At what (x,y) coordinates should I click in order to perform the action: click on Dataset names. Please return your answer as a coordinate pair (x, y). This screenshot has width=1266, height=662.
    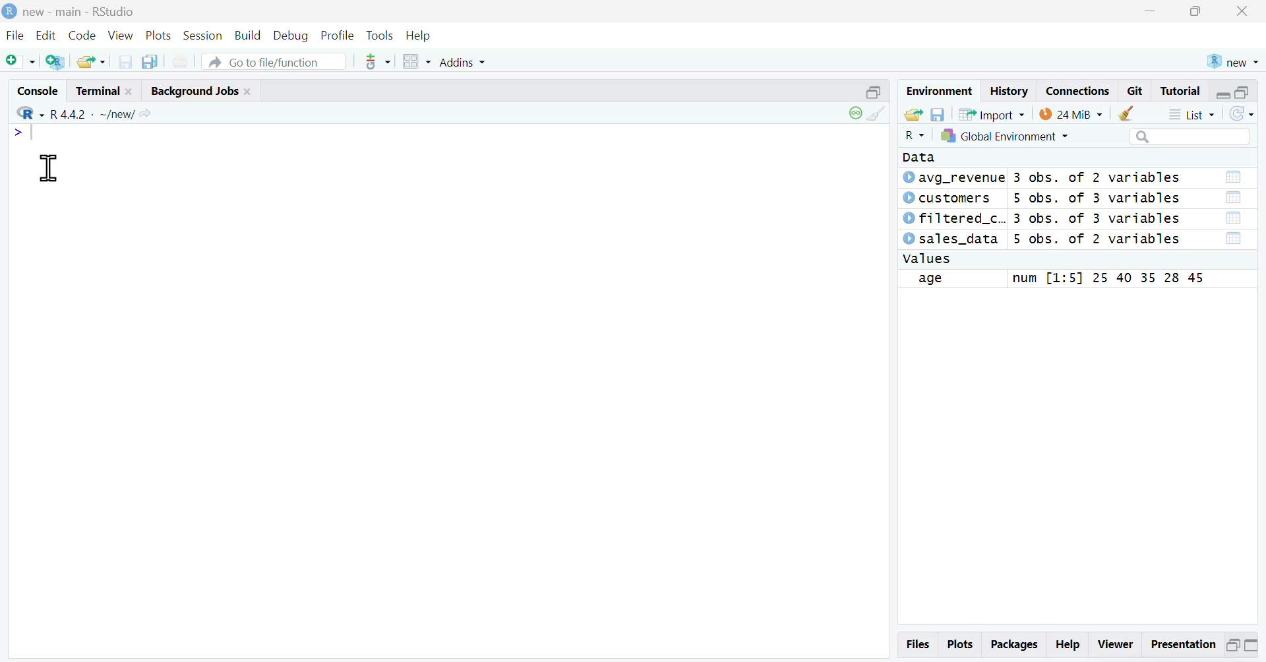
    Looking at the image, I should click on (953, 208).